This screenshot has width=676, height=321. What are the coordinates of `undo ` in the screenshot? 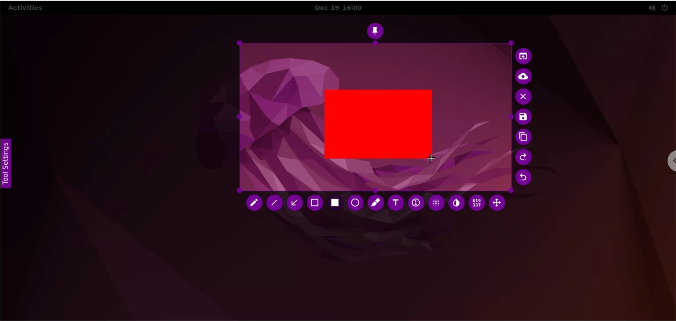 It's located at (523, 179).